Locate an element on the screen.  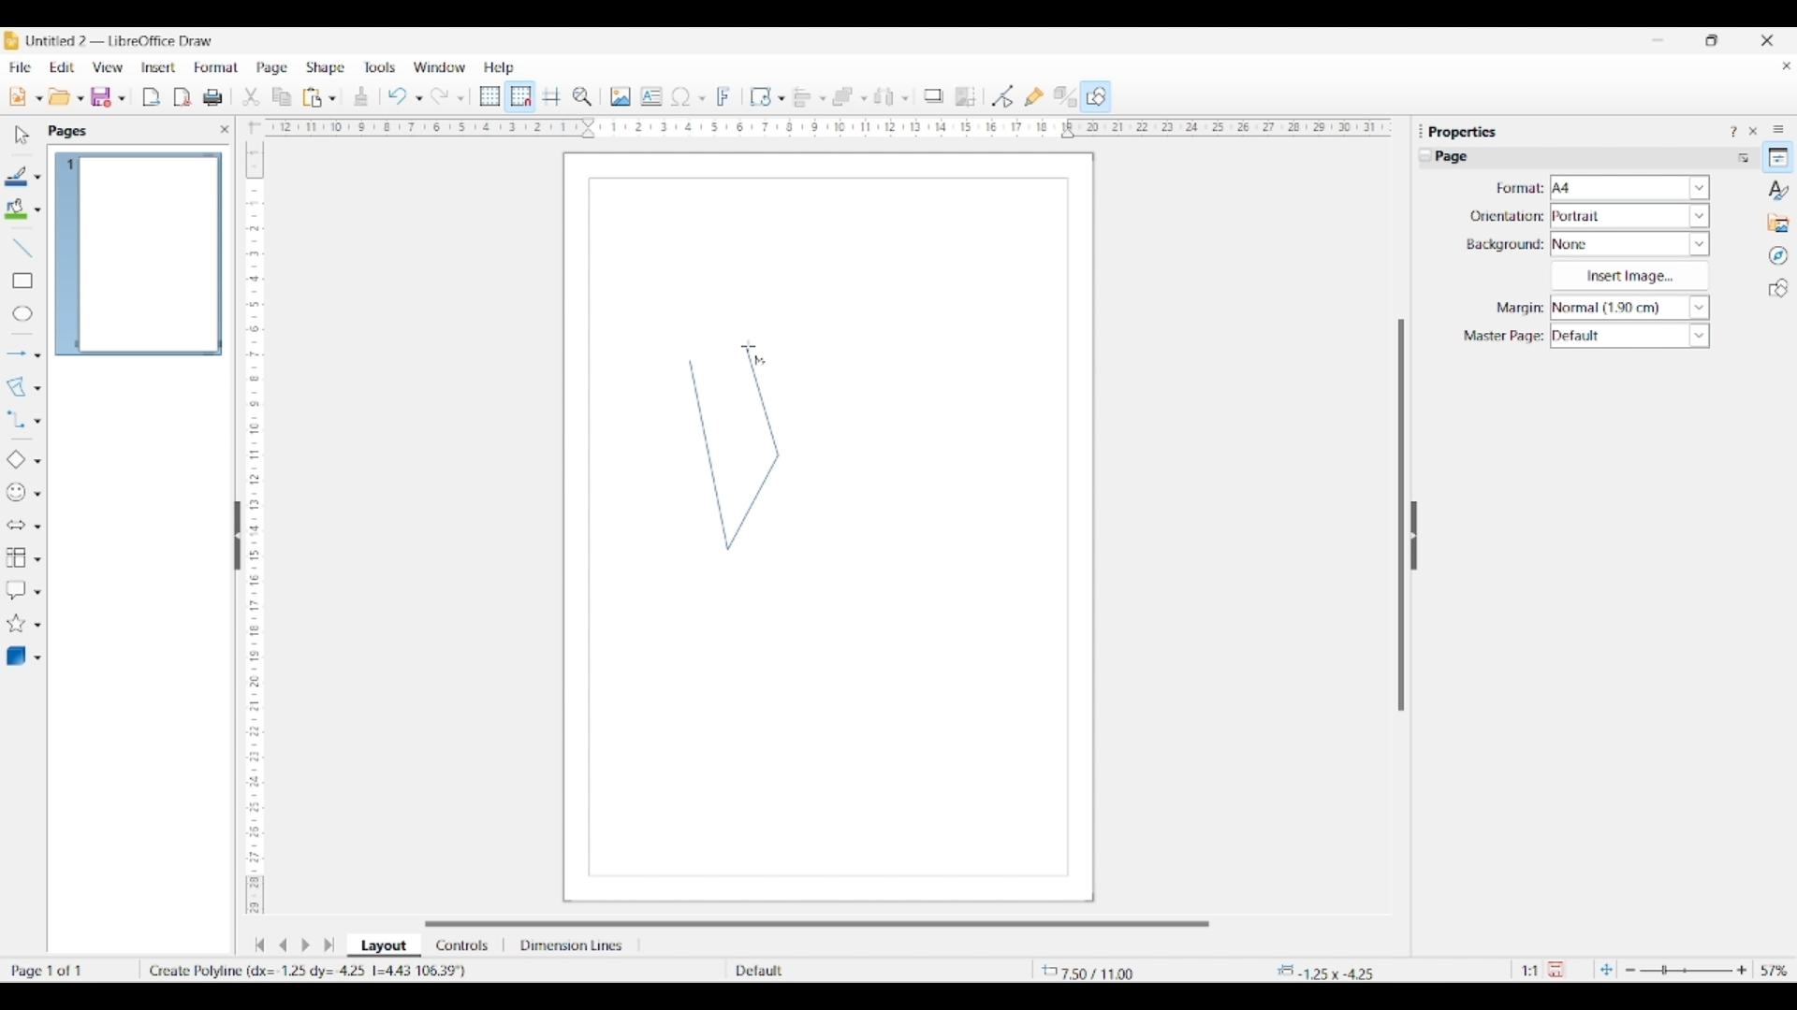
Shadow is located at coordinates (933, 95).